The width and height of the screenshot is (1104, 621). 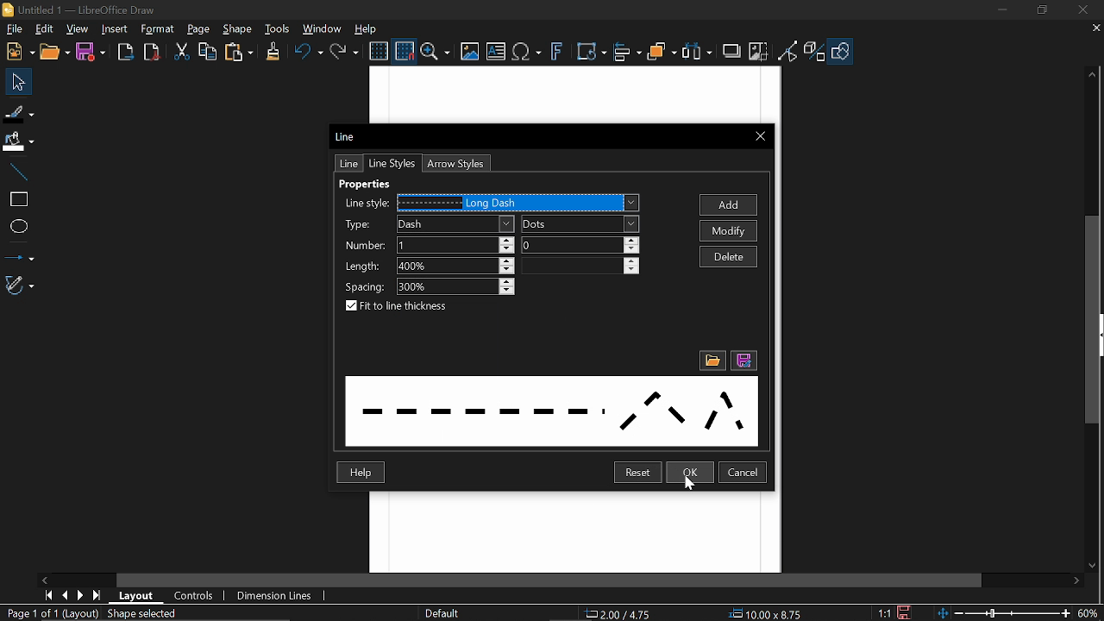 I want to click on Tools, so click(x=278, y=28).